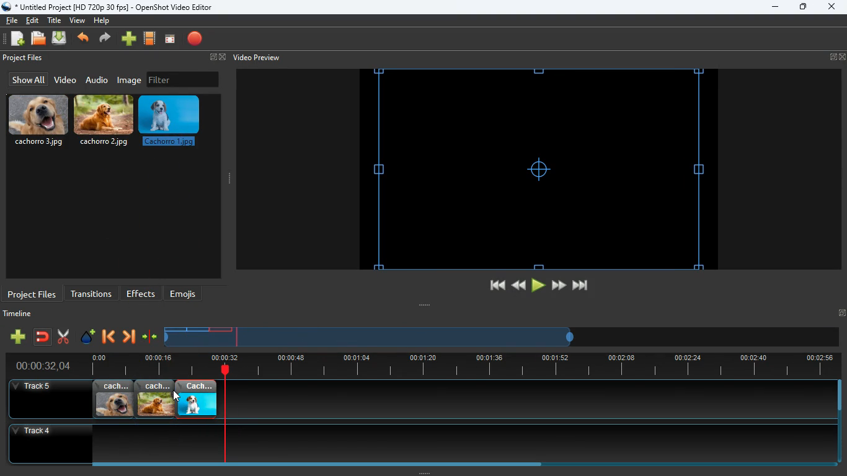 The image size is (847, 476). Describe the element at coordinates (838, 57) in the screenshot. I see `fullscreen` at that location.